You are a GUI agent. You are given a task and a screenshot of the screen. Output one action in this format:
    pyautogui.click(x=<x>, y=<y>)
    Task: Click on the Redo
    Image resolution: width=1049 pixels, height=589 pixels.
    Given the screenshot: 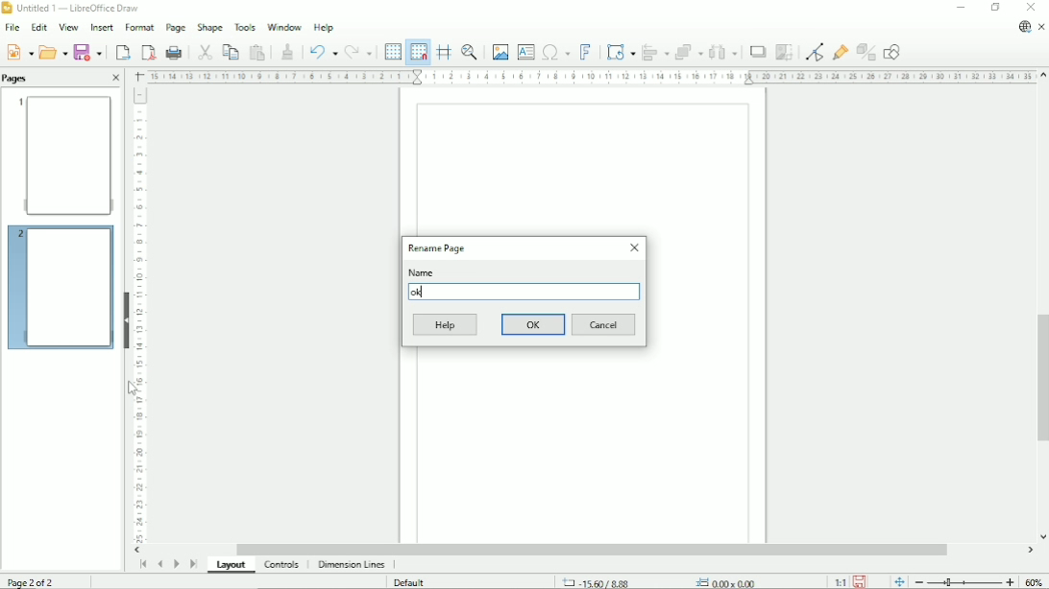 What is the action you would take?
    pyautogui.click(x=358, y=53)
    